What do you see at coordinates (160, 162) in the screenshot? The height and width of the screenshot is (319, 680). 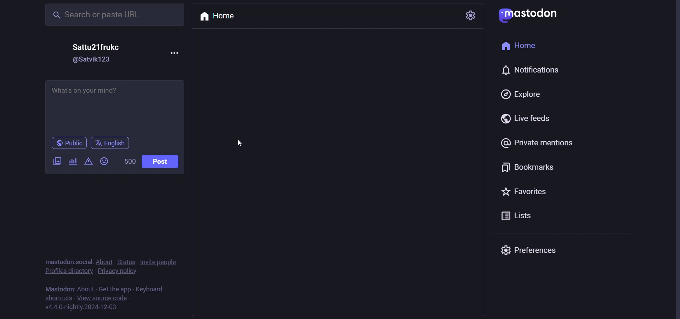 I see `post` at bounding box center [160, 162].